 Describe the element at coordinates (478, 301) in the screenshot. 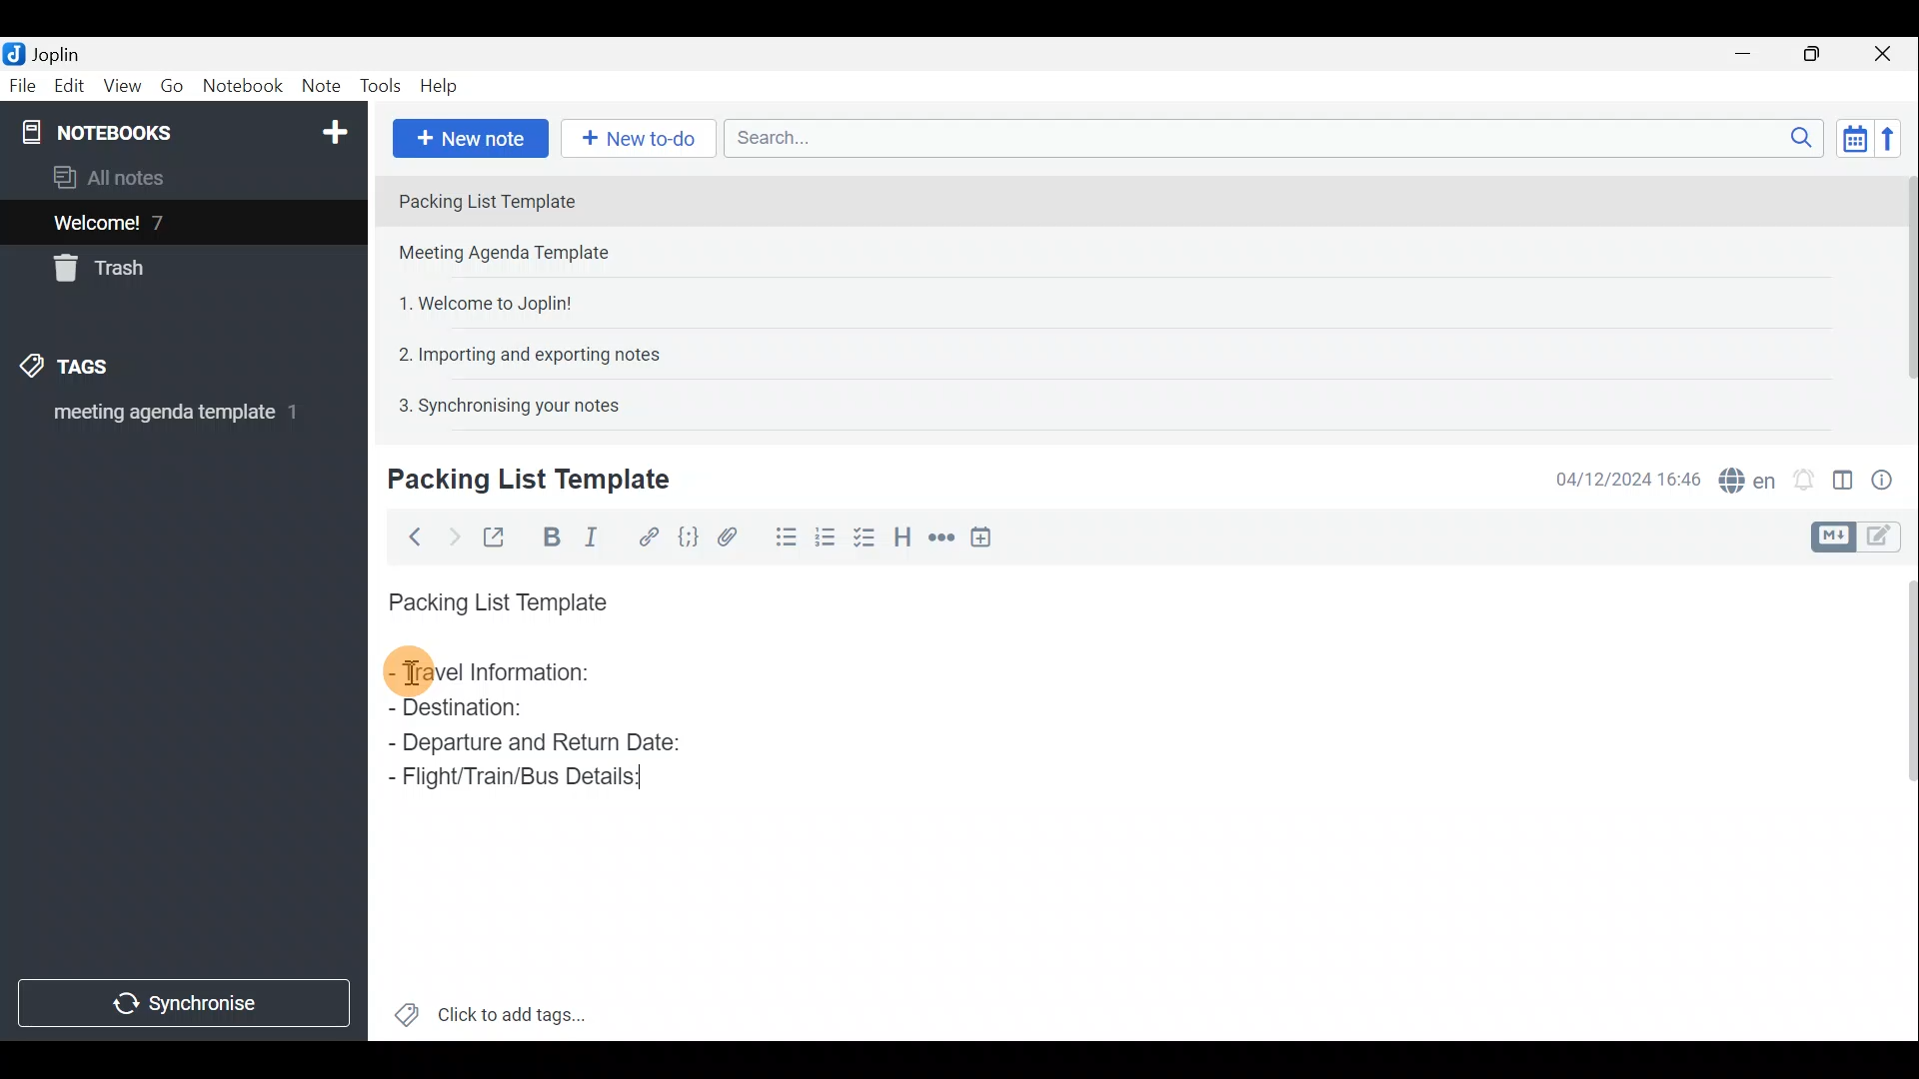

I see `Note 3` at that location.